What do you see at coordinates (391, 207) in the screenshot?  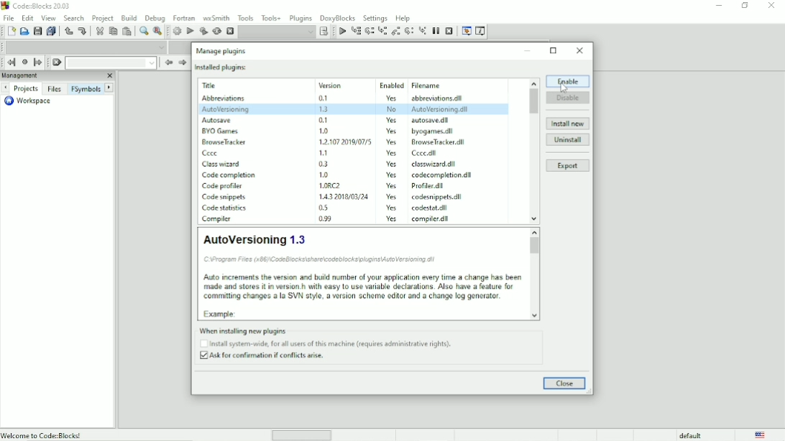 I see `Yes` at bounding box center [391, 207].